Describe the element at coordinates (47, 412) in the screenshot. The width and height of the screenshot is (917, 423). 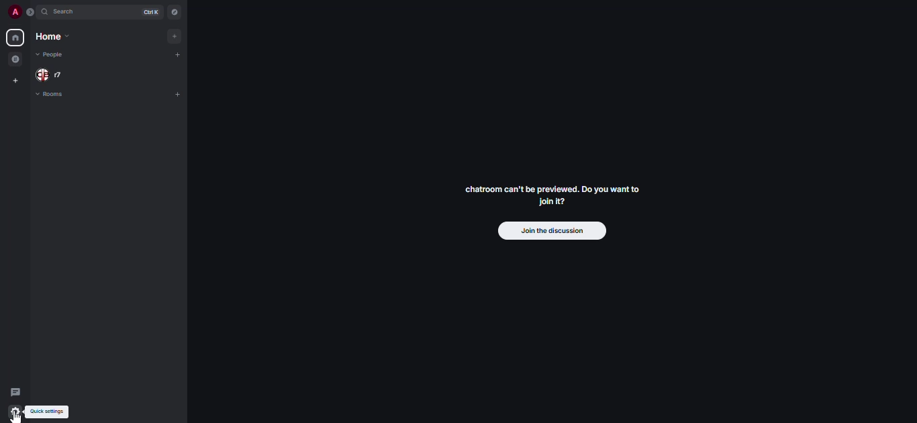
I see `quick settings` at that location.